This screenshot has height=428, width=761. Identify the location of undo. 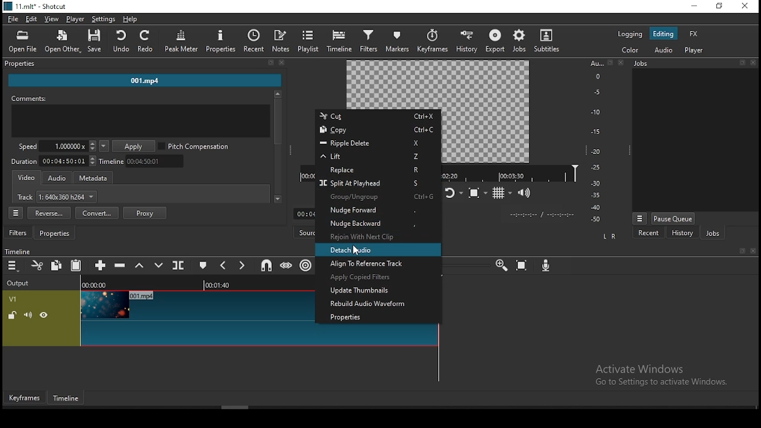
(122, 42).